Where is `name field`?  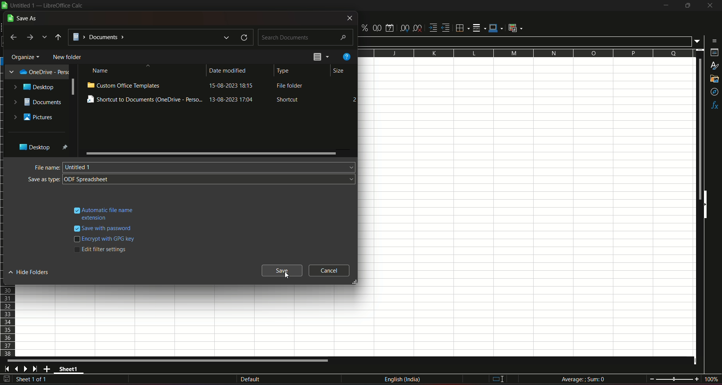 name field is located at coordinates (210, 167).